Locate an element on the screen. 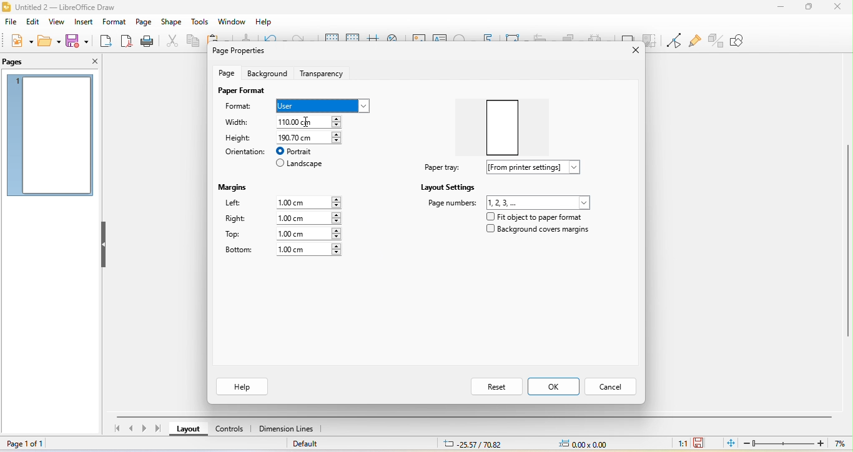 This screenshot has height=452, width=853. right is located at coordinates (236, 220).